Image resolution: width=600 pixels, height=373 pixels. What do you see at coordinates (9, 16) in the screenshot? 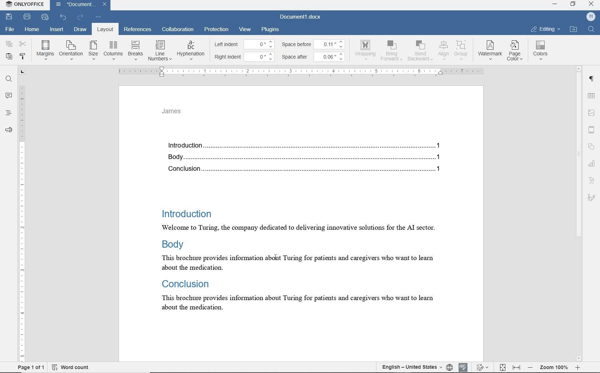
I see `save` at bounding box center [9, 16].